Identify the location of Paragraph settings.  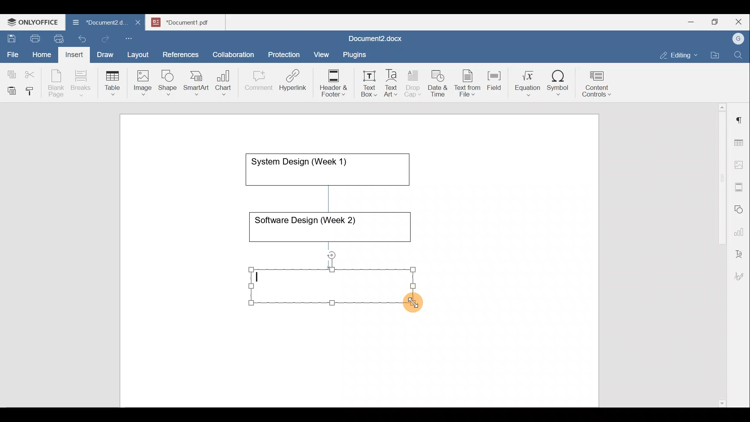
(740, 117).